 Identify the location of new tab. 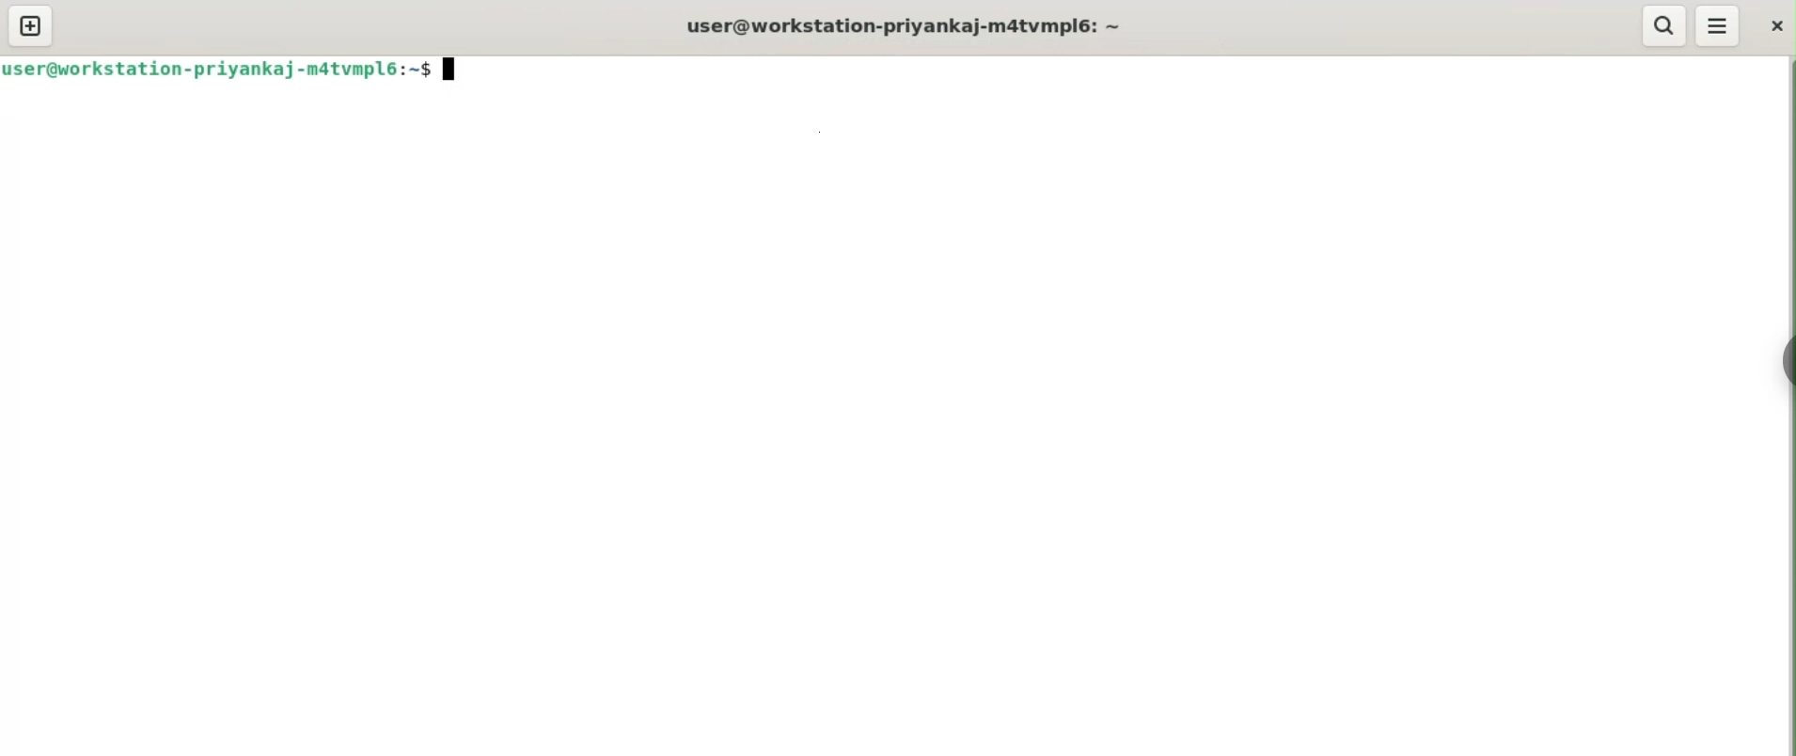
(31, 24).